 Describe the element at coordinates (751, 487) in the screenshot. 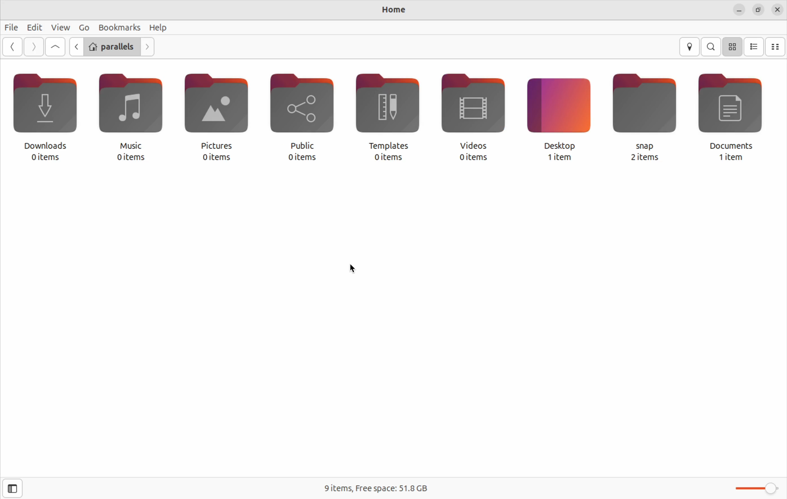

I see `Toggle zoom` at that location.